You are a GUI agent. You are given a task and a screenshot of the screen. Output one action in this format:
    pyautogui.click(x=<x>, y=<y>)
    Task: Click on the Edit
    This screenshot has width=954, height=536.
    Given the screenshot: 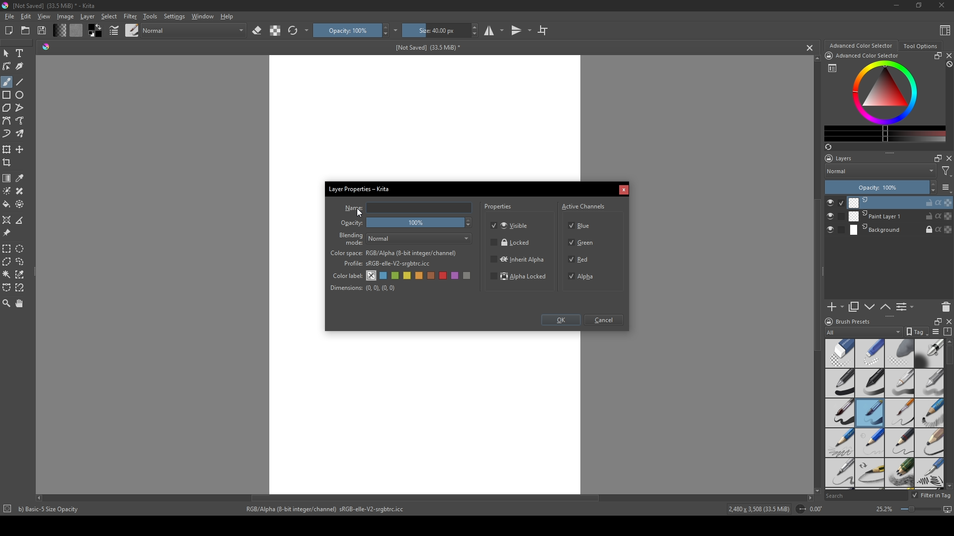 What is the action you would take?
    pyautogui.click(x=25, y=16)
    